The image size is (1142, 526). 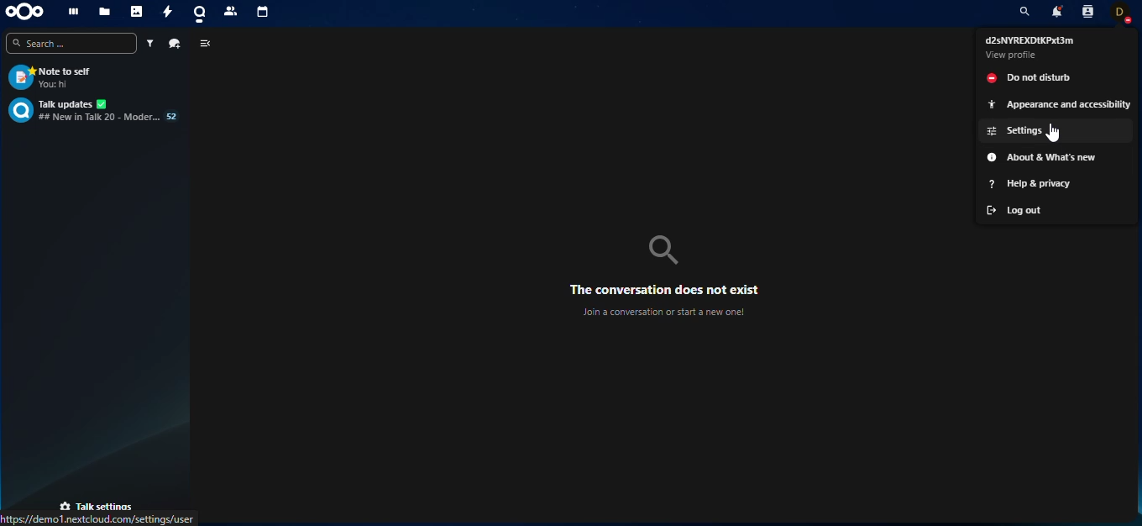 What do you see at coordinates (1056, 157) in the screenshot?
I see `About & What's new` at bounding box center [1056, 157].